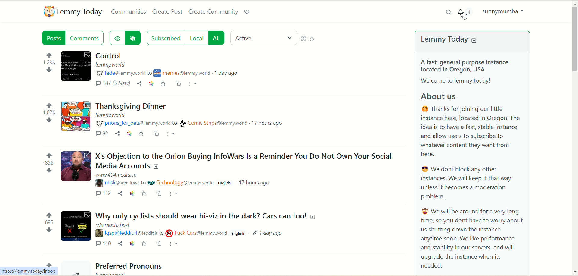 Image resolution: width=578 pixels, height=276 pixels. What do you see at coordinates (154, 114) in the screenshot?
I see `Post on "Thanksgiving dinner"` at bounding box center [154, 114].